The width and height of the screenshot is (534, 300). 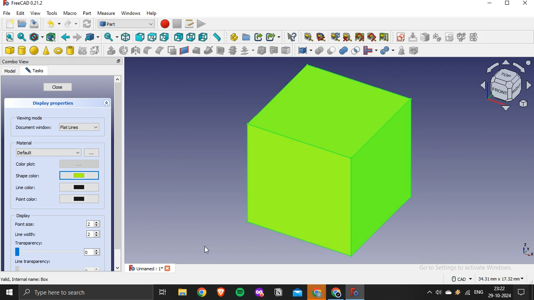 I want to click on measure distance, so click(x=217, y=37).